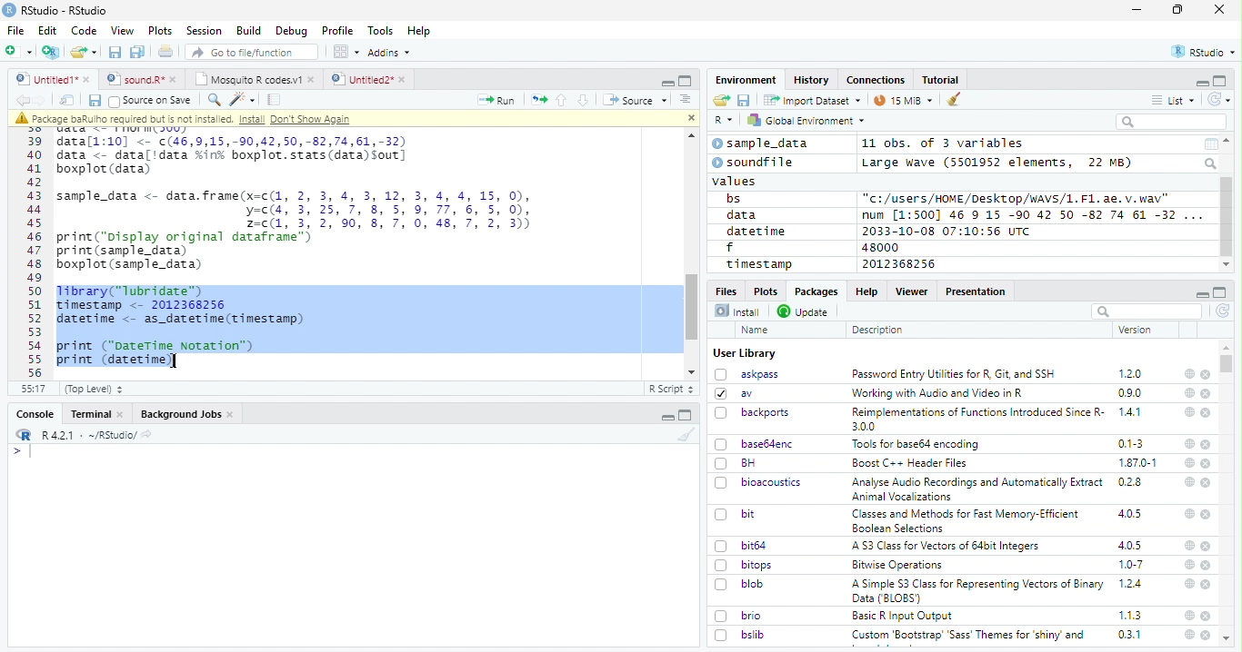 The height and width of the screenshot is (652, 1242). Describe the element at coordinates (1177, 10) in the screenshot. I see `maximize` at that location.